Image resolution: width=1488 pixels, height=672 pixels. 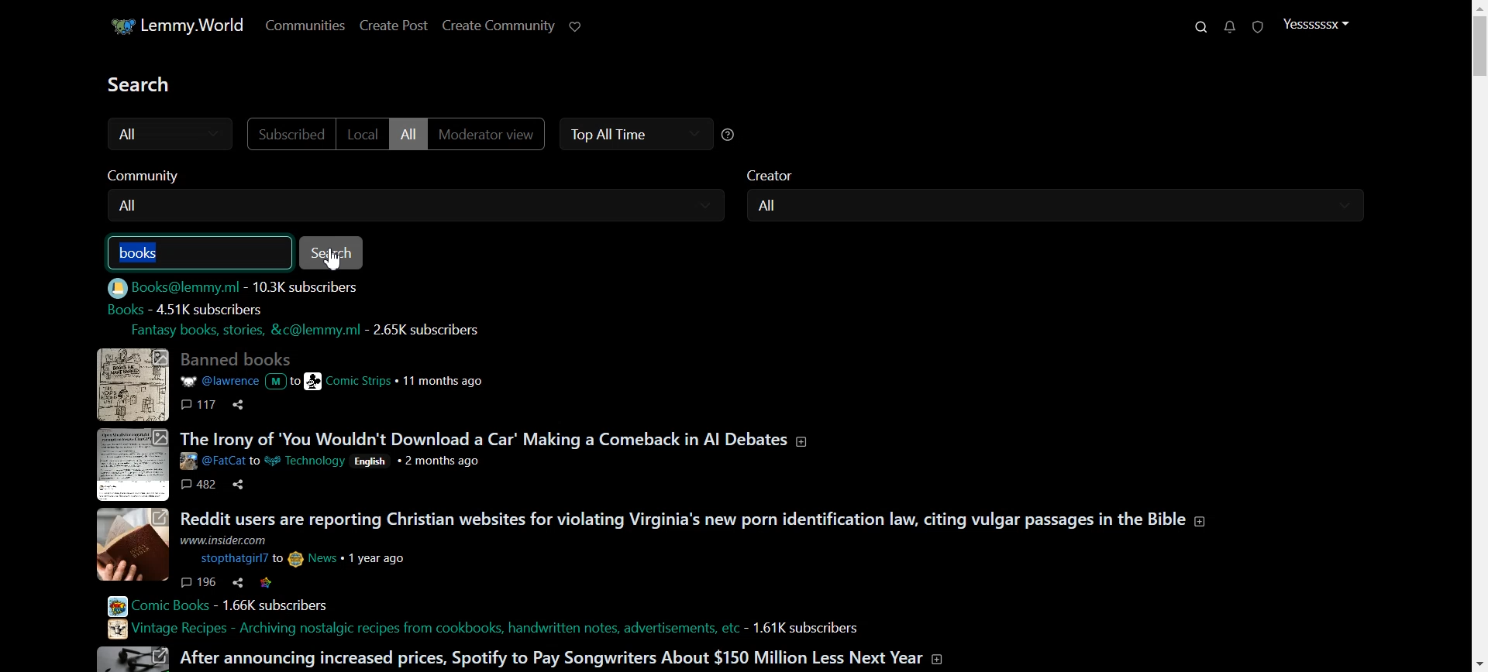 I want to click on post details, so click(x=330, y=381).